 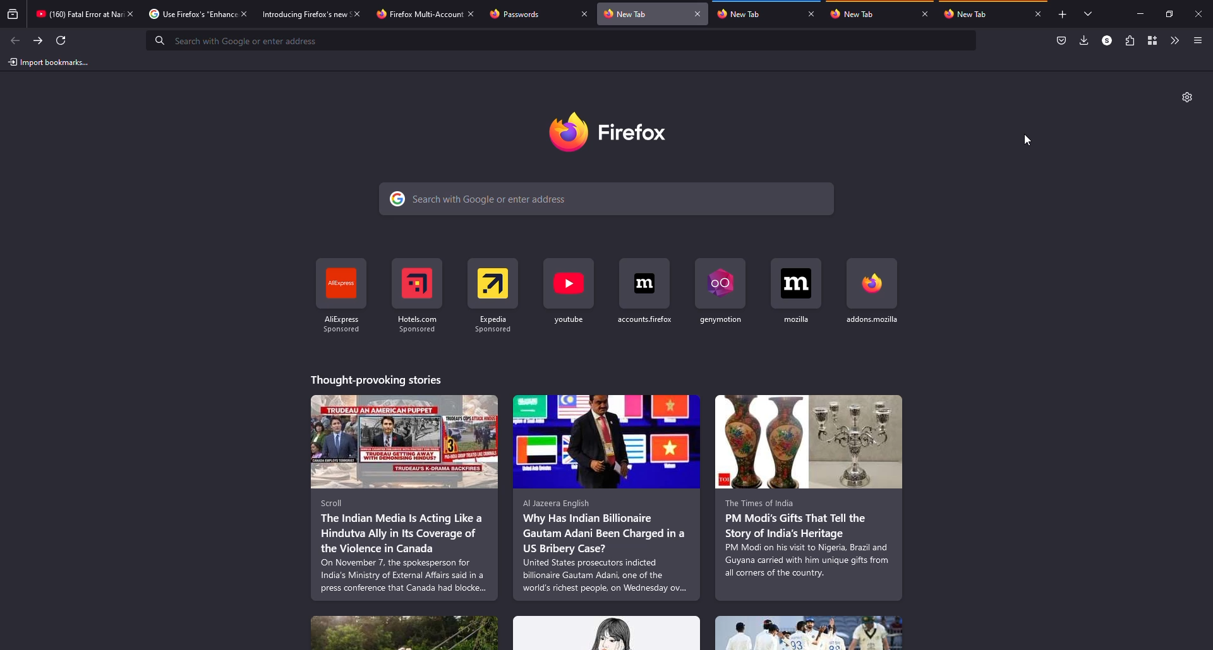 What do you see at coordinates (1085, 13) in the screenshot?
I see `tabs` at bounding box center [1085, 13].